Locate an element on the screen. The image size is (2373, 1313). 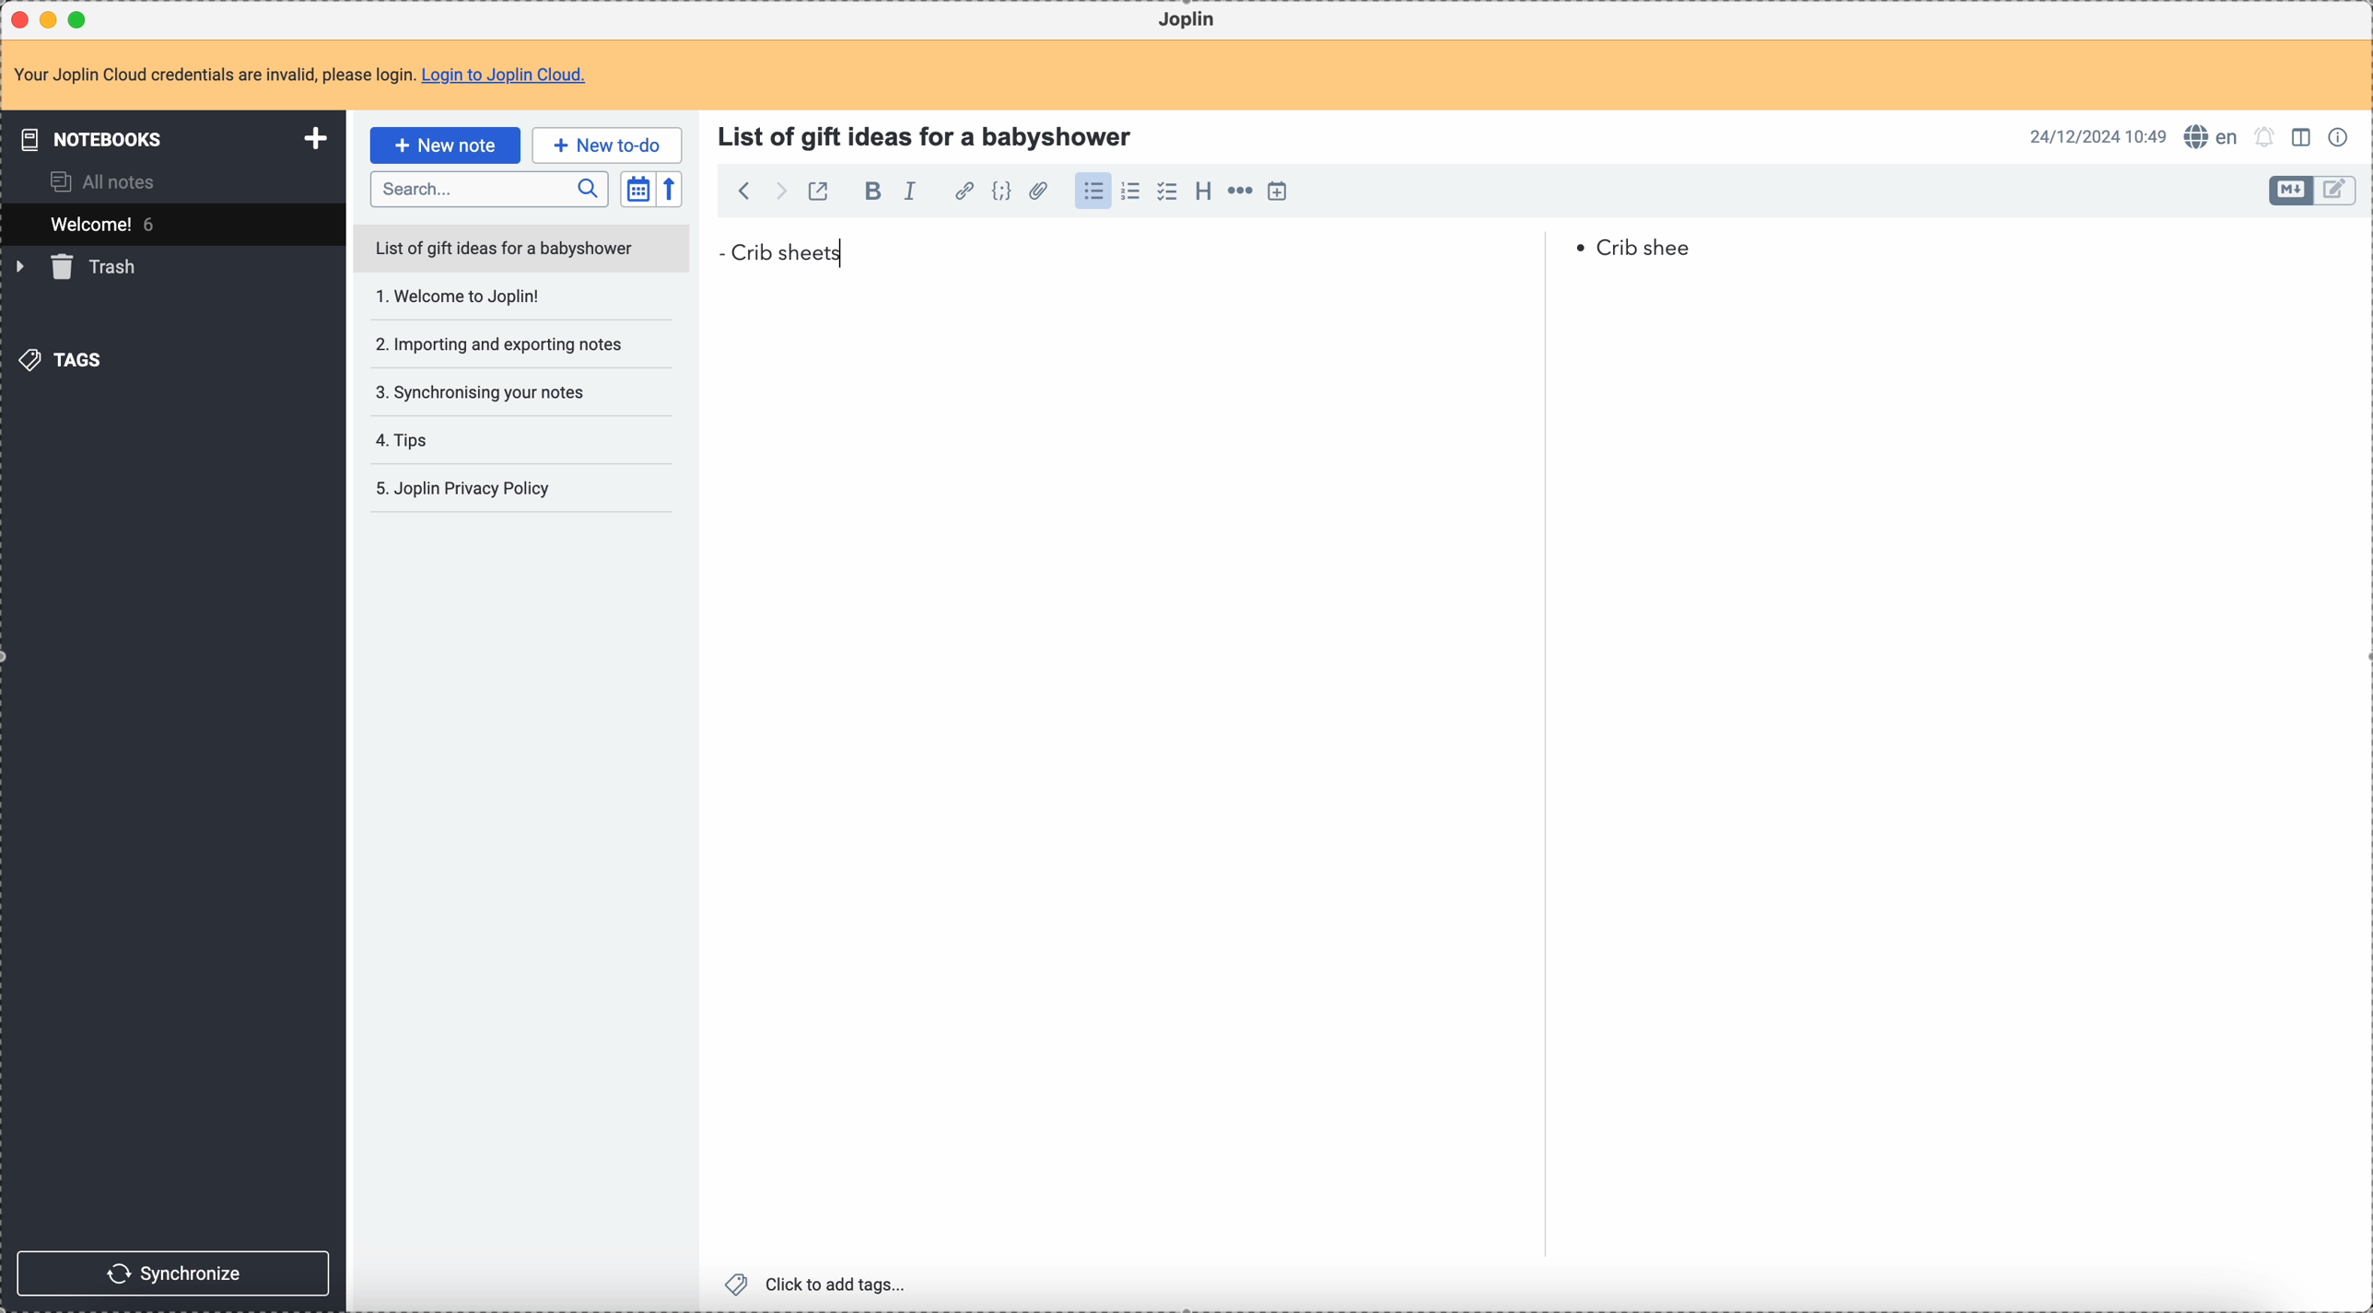
notebooks is located at coordinates (166, 140).